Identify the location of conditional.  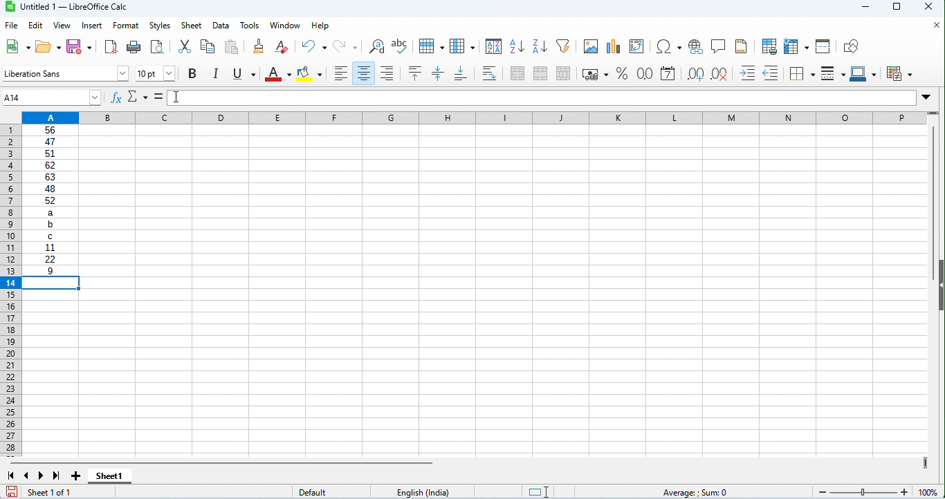
(899, 73).